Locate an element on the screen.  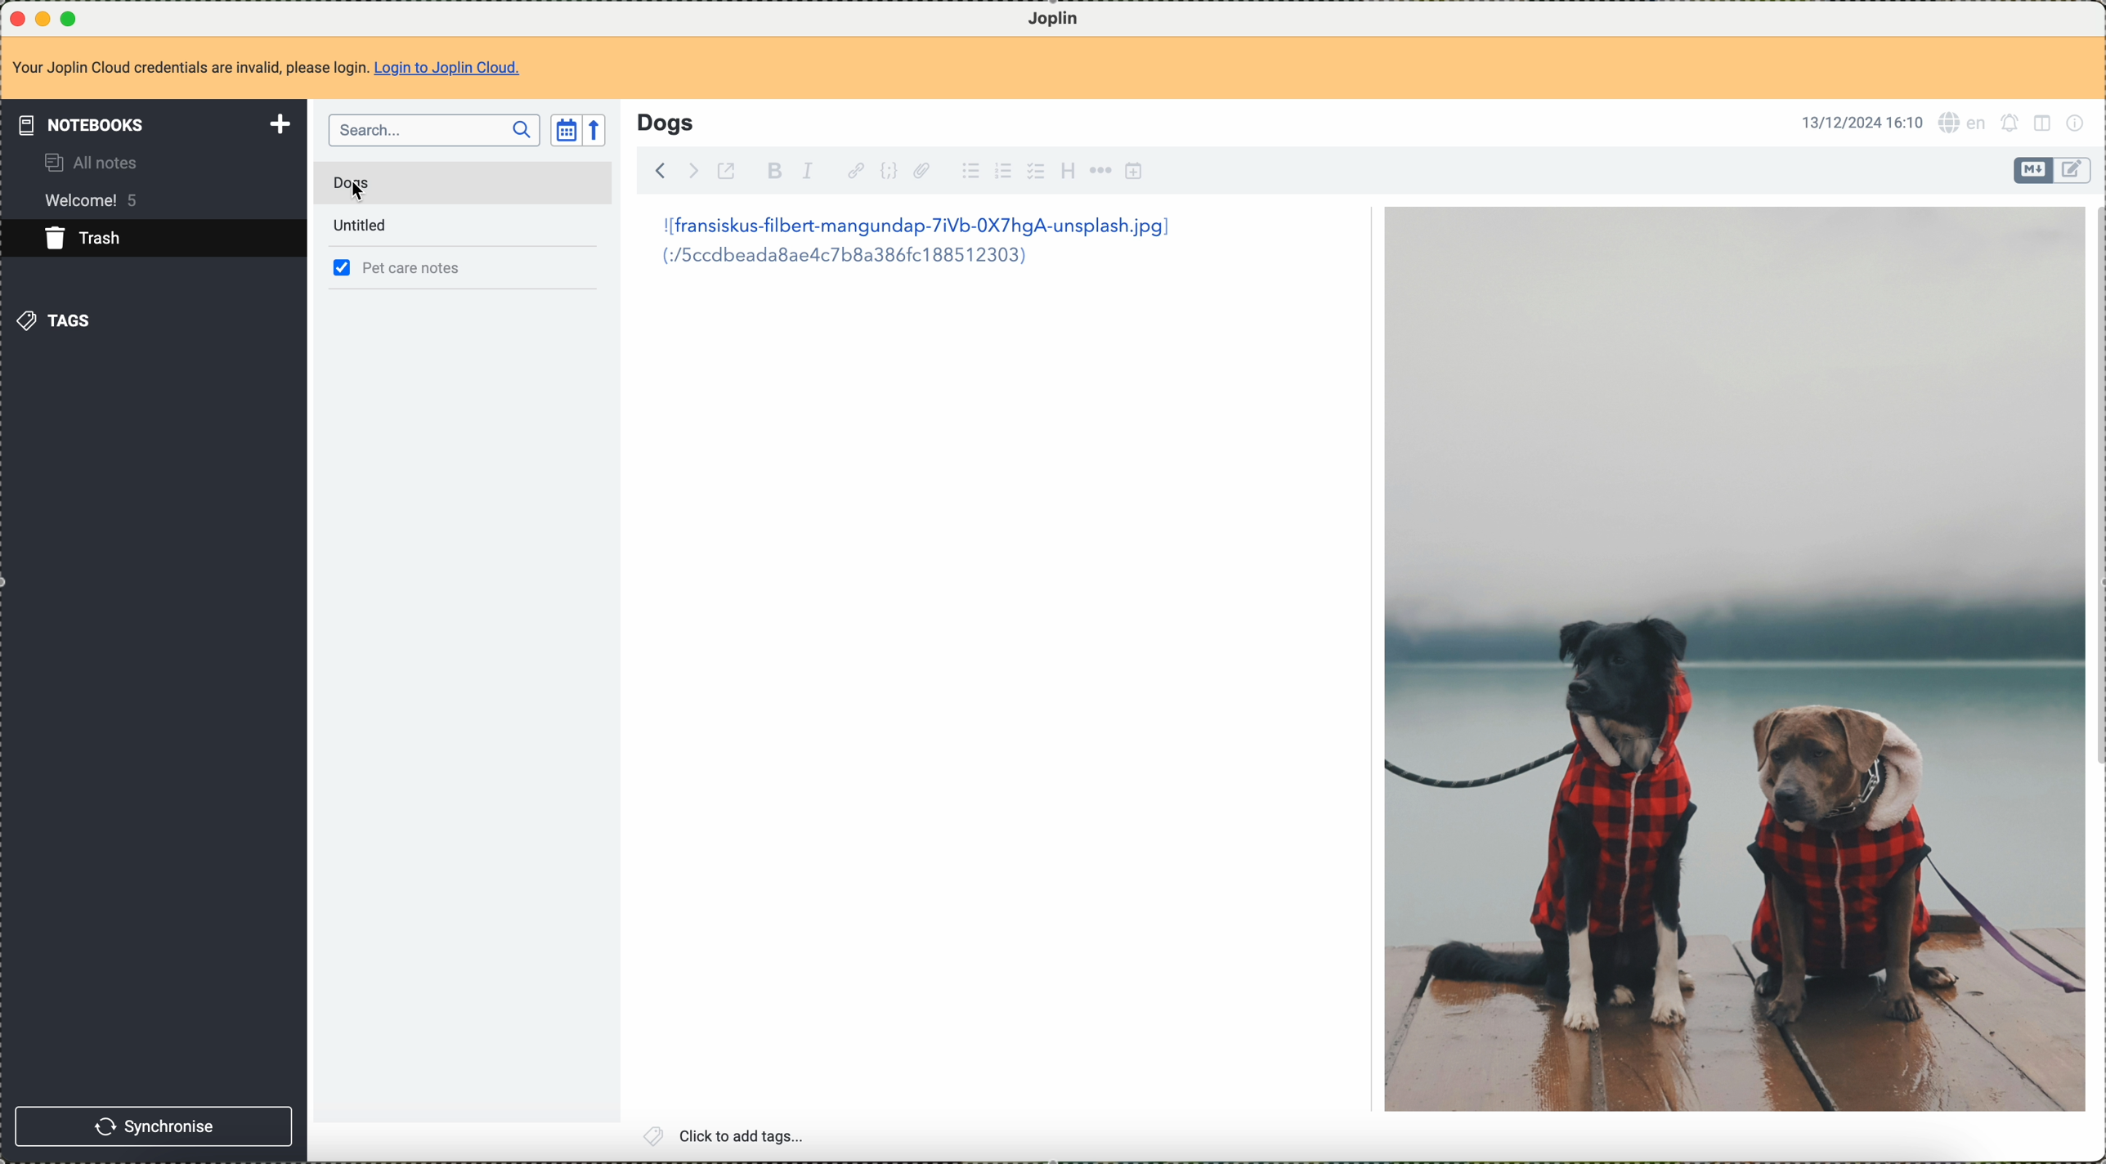
pet care notes is located at coordinates (416, 268).